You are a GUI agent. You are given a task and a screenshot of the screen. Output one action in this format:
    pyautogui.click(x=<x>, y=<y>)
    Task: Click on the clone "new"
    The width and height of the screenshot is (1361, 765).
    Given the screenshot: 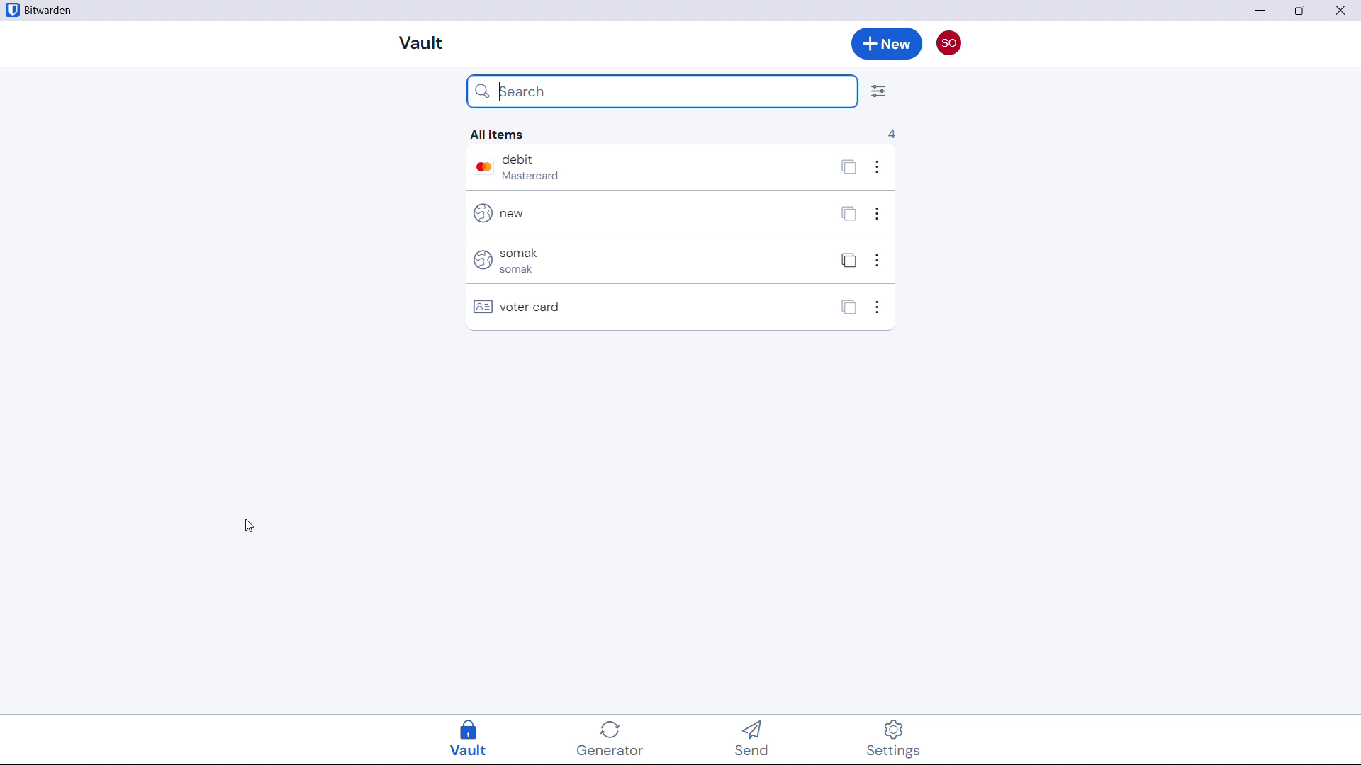 What is the action you would take?
    pyautogui.click(x=847, y=214)
    